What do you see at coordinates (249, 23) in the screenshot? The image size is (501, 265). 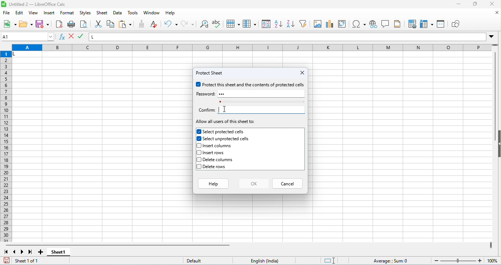 I see `column` at bounding box center [249, 23].